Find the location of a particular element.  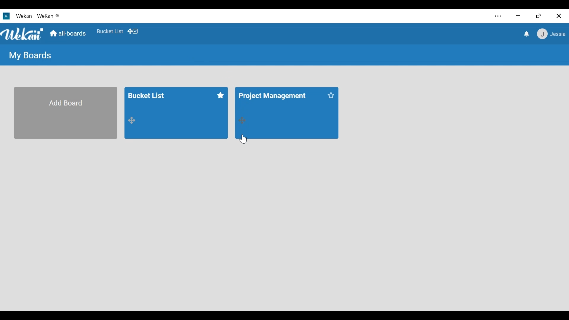

Favorite is located at coordinates (110, 32).